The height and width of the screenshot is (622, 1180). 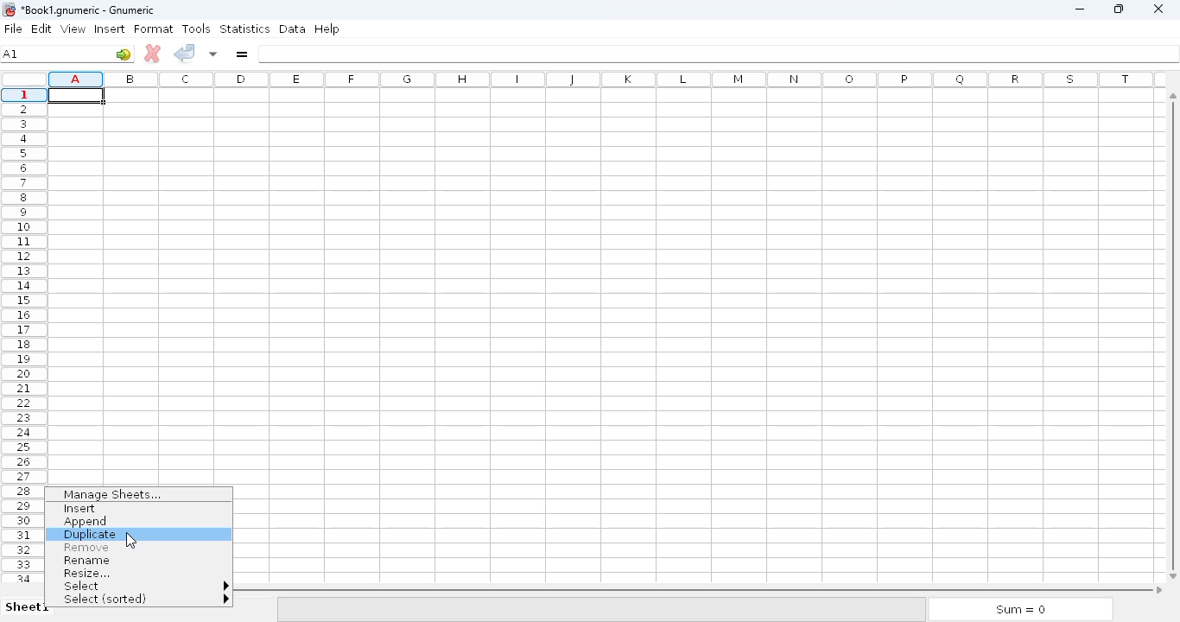 What do you see at coordinates (124, 54) in the screenshot?
I see `go-to` at bounding box center [124, 54].